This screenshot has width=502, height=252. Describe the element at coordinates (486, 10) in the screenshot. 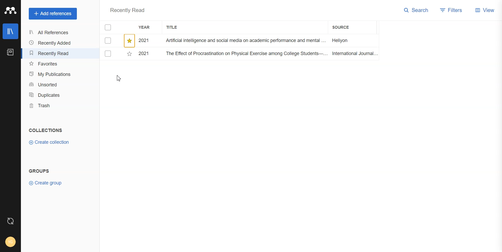

I see `View` at that location.